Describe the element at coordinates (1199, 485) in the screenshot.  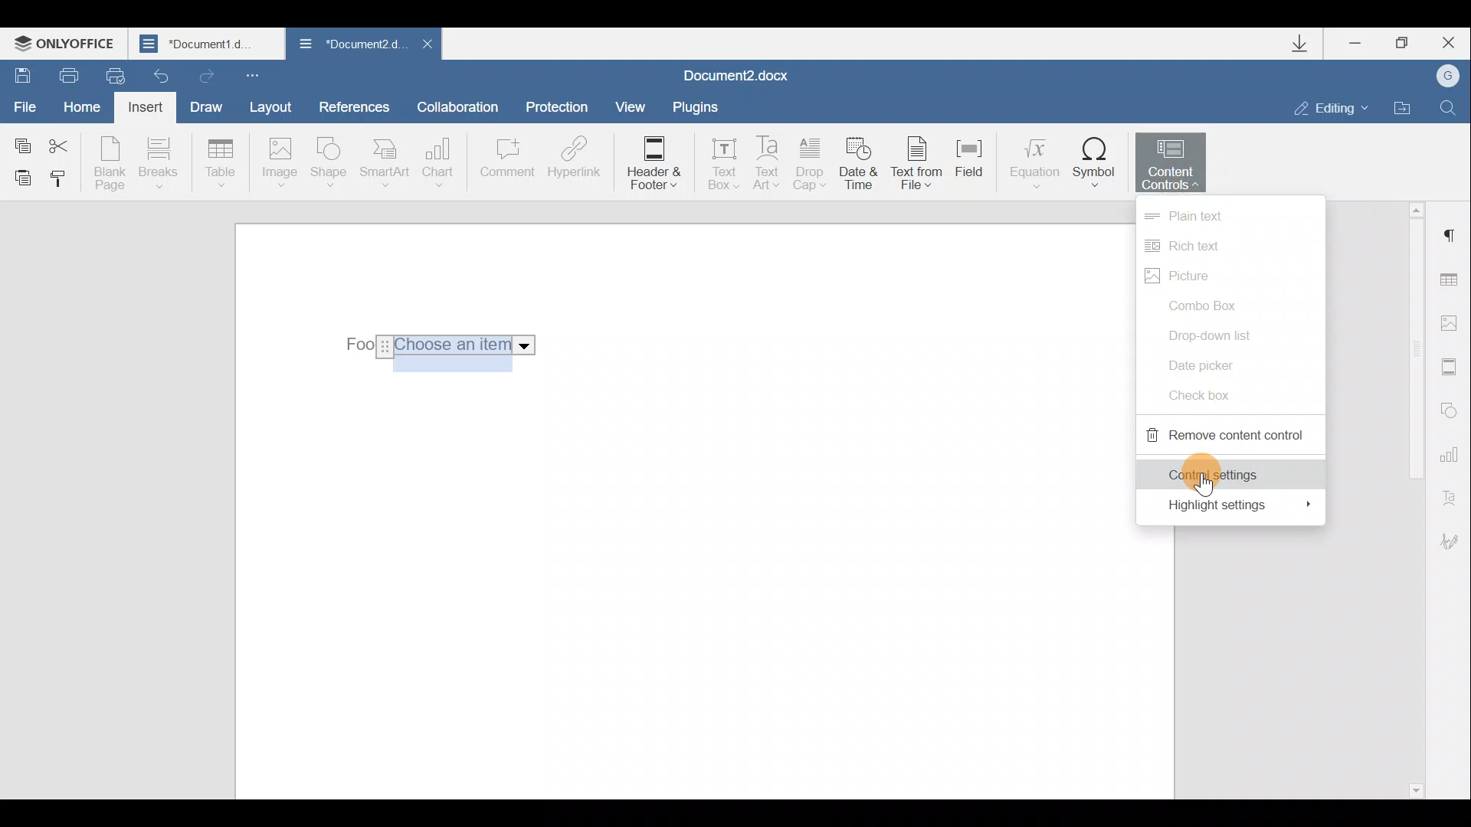
I see `Cursor` at that location.